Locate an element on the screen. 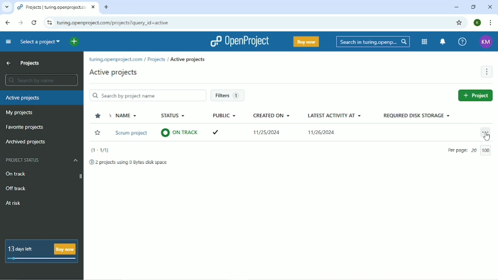 The height and width of the screenshot is (280, 498). Up is located at coordinates (8, 63).